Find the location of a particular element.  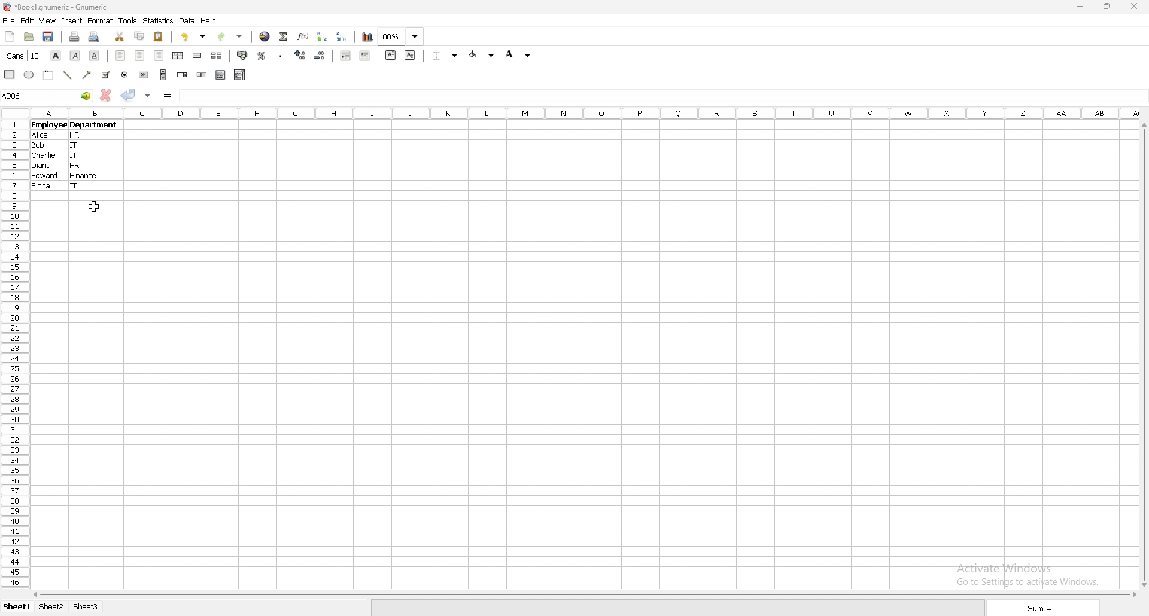

right align is located at coordinates (159, 56).